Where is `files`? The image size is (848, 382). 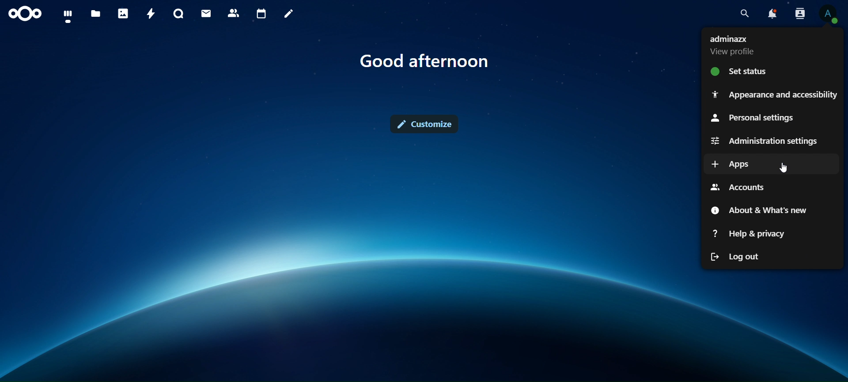 files is located at coordinates (95, 14).